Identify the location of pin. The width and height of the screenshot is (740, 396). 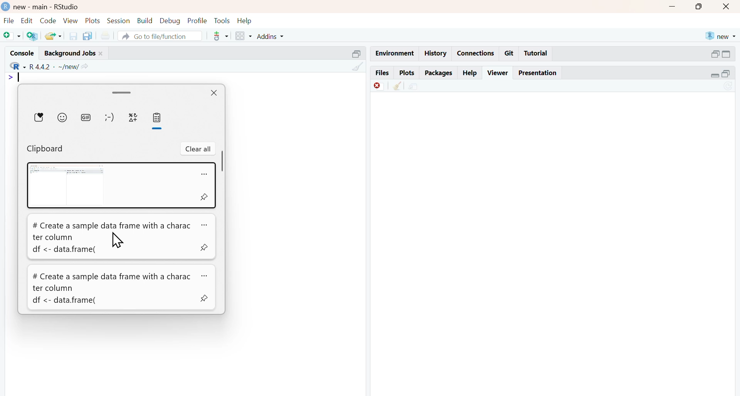
(204, 198).